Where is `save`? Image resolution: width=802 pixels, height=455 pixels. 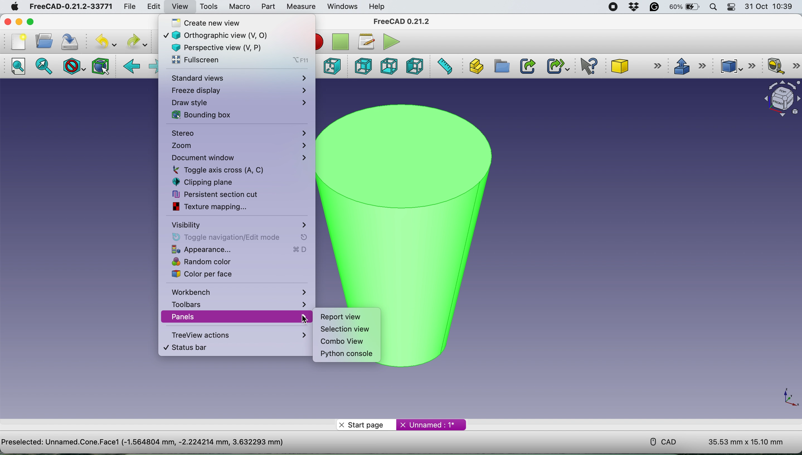 save is located at coordinates (70, 41).